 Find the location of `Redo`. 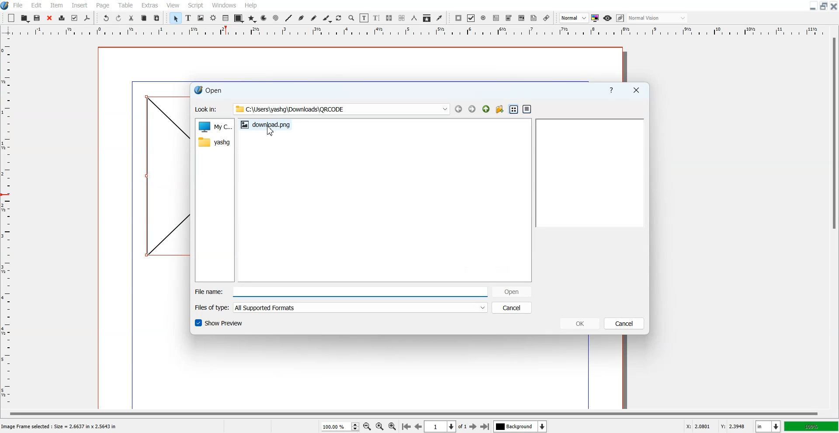

Redo is located at coordinates (118, 17).